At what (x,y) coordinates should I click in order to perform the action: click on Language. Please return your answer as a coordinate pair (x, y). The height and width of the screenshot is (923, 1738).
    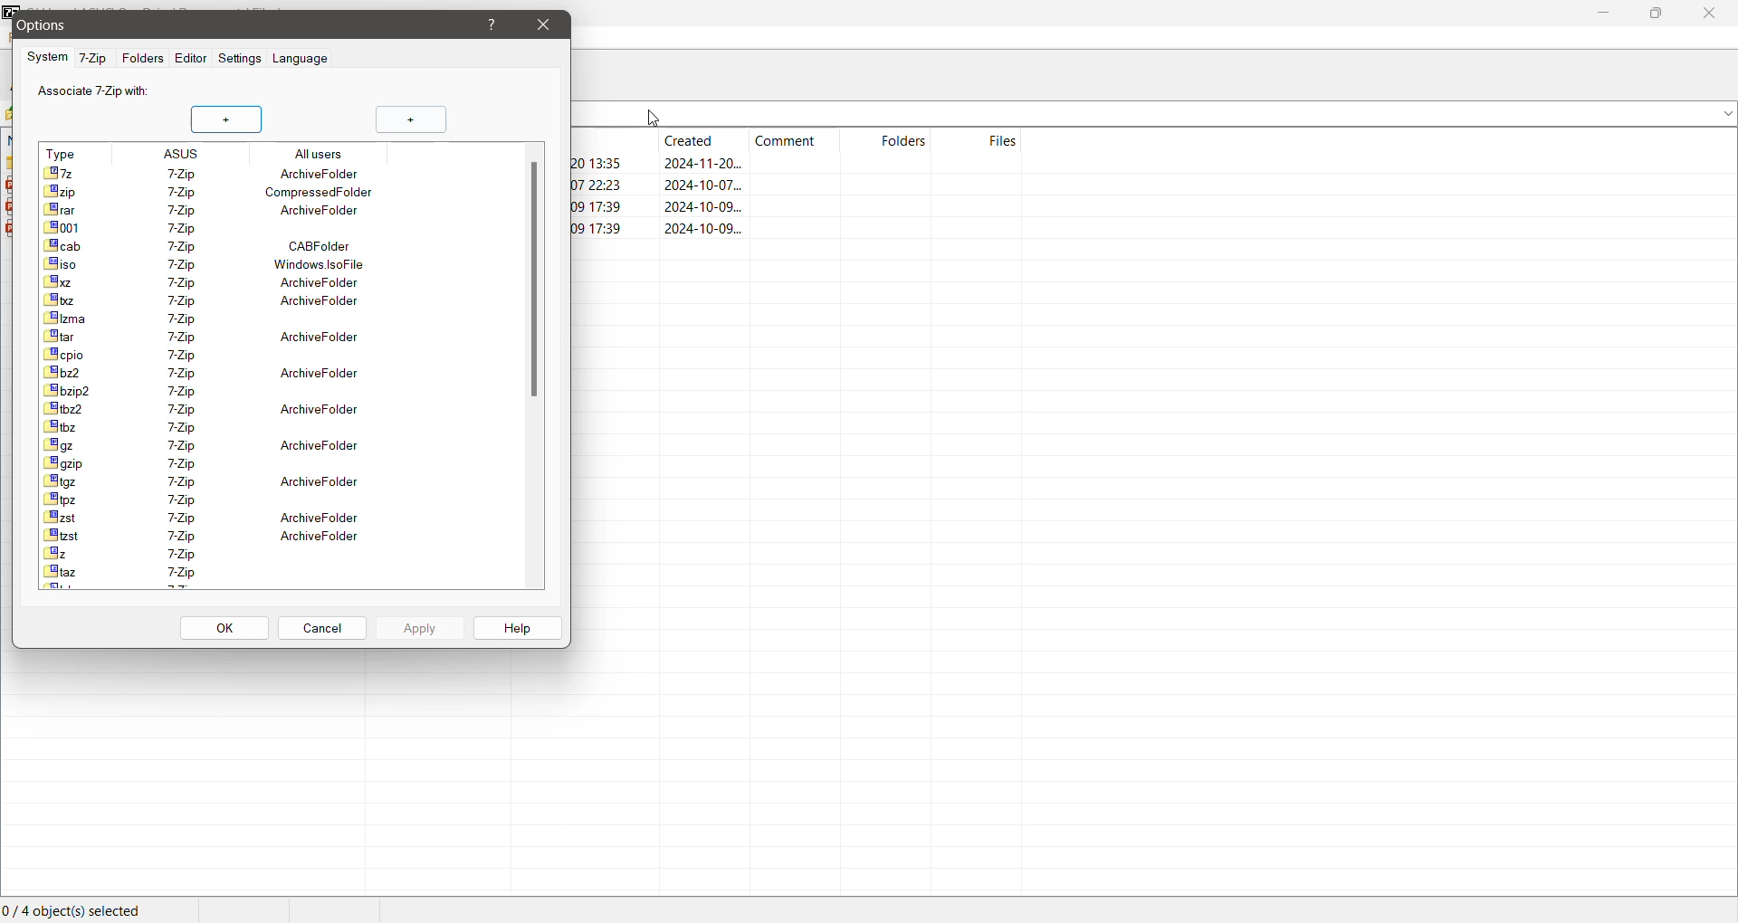
    Looking at the image, I should click on (302, 61).